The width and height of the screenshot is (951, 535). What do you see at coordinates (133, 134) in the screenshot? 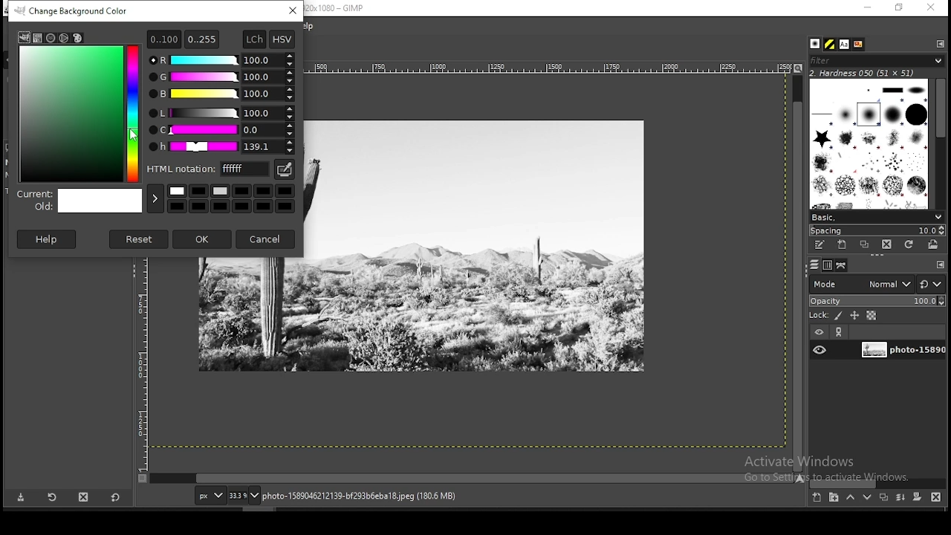
I see `mouse pointer` at bounding box center [133, 134].